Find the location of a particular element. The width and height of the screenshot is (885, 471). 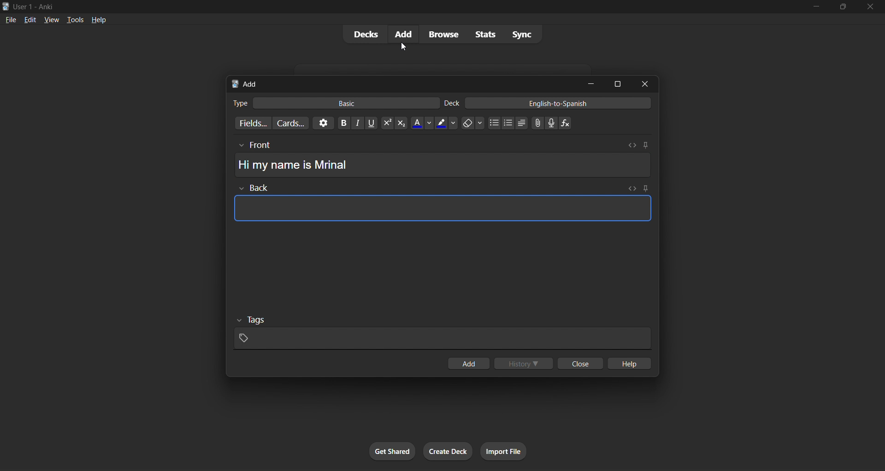

add card title bar is located at coordinates (401, 82).